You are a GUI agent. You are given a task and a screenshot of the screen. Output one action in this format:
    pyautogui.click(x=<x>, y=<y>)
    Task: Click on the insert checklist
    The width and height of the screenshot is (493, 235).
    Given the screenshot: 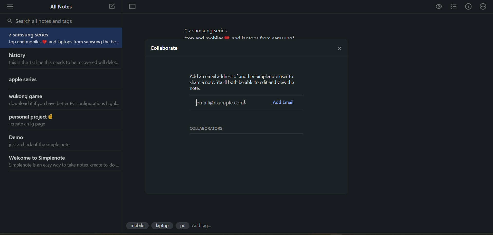 What is the action you would take?
    pyautogui.click(x=455, y=7)
    